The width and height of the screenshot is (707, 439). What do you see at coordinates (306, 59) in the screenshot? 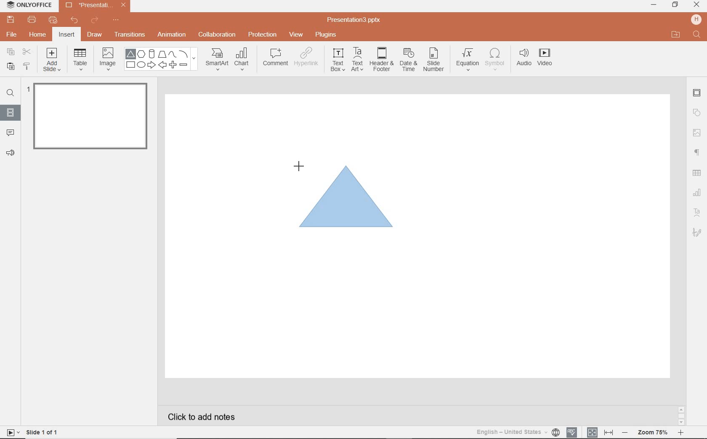
I see `HYPERLINK` at bounding box center [306, 59].